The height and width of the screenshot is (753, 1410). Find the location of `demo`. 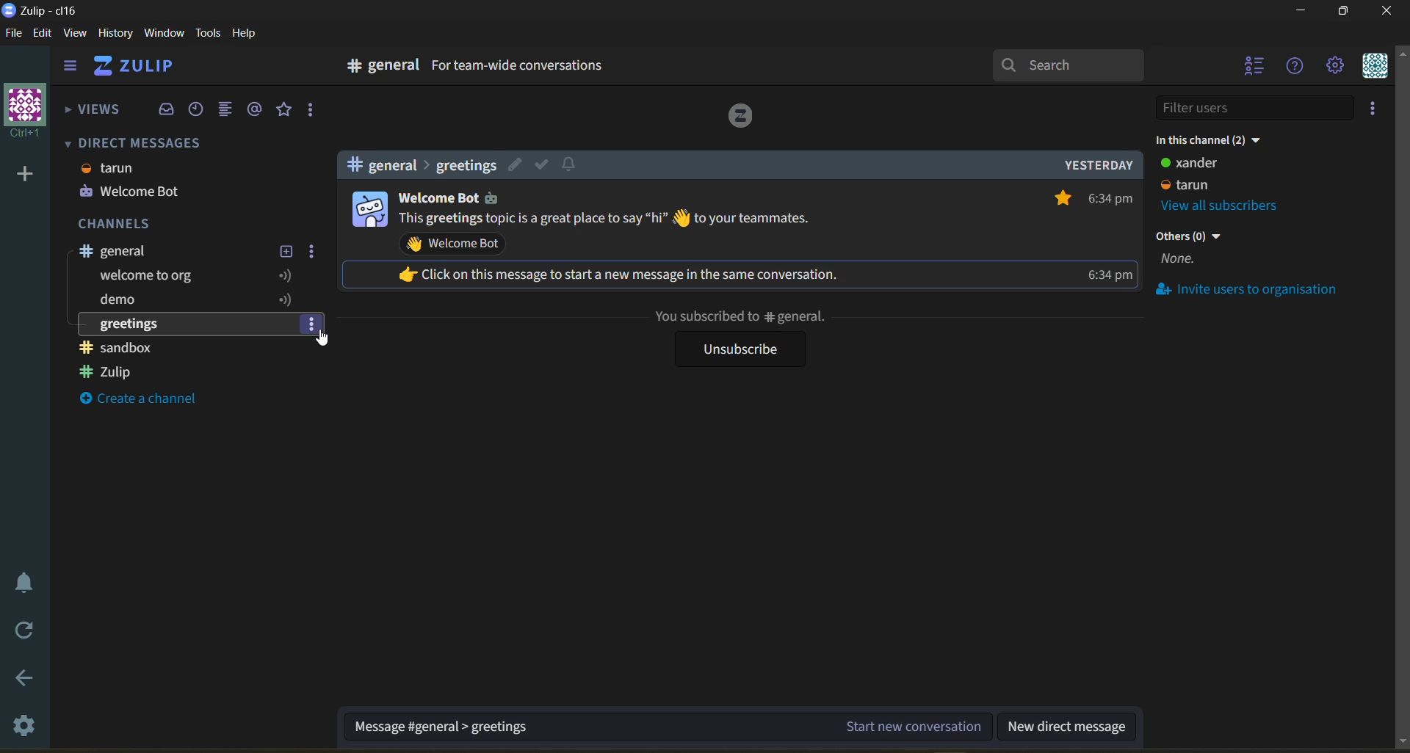

demo is located at coordinates (132, 303).